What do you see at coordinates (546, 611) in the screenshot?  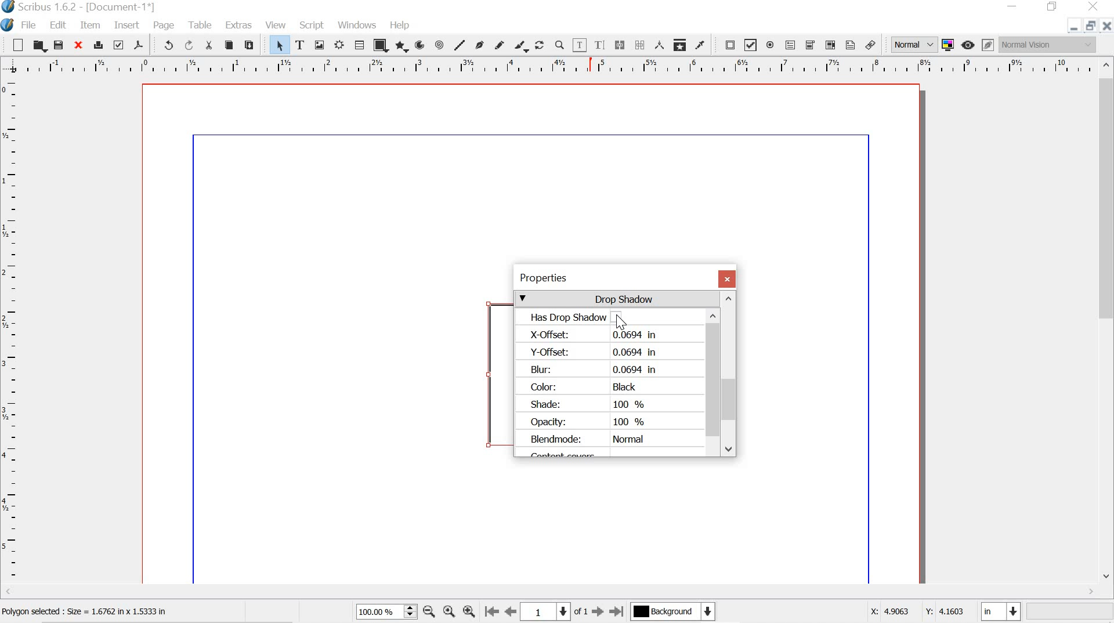 I see `1` at bounding box center [546, 611].